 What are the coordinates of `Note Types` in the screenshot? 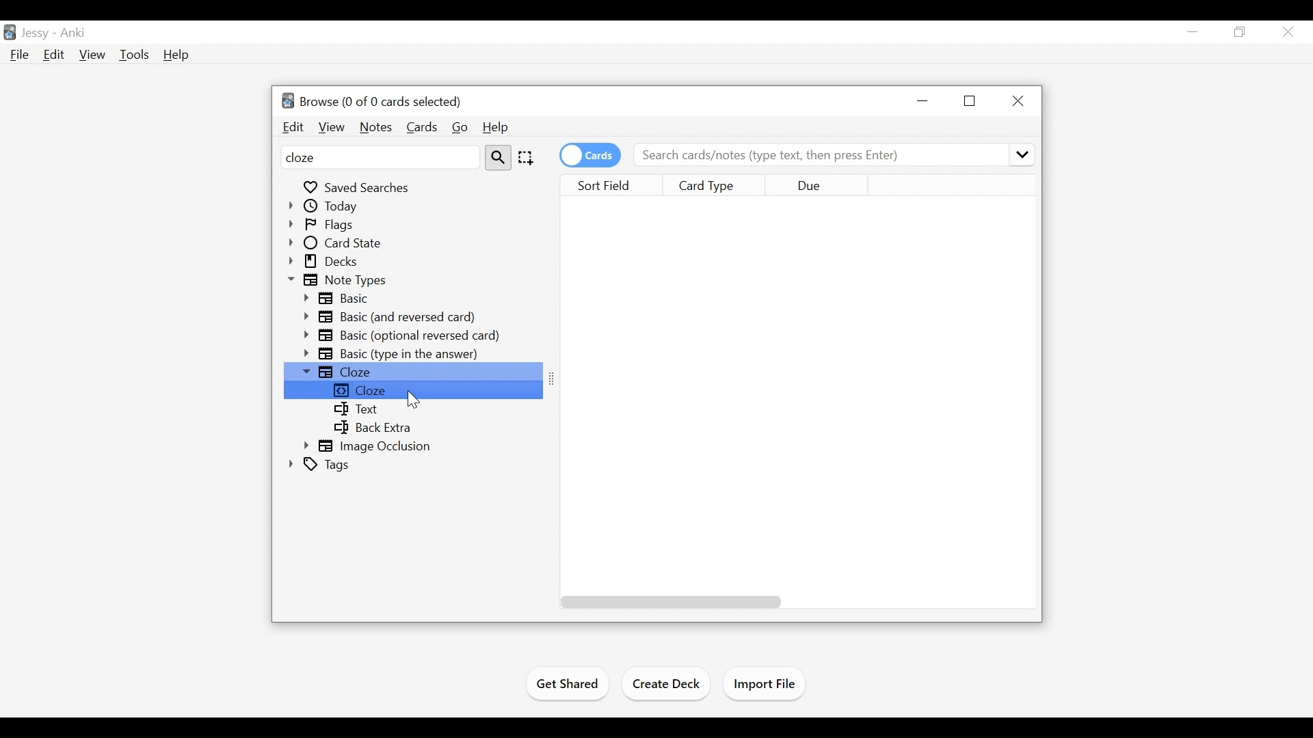 It's located at (340, 281).